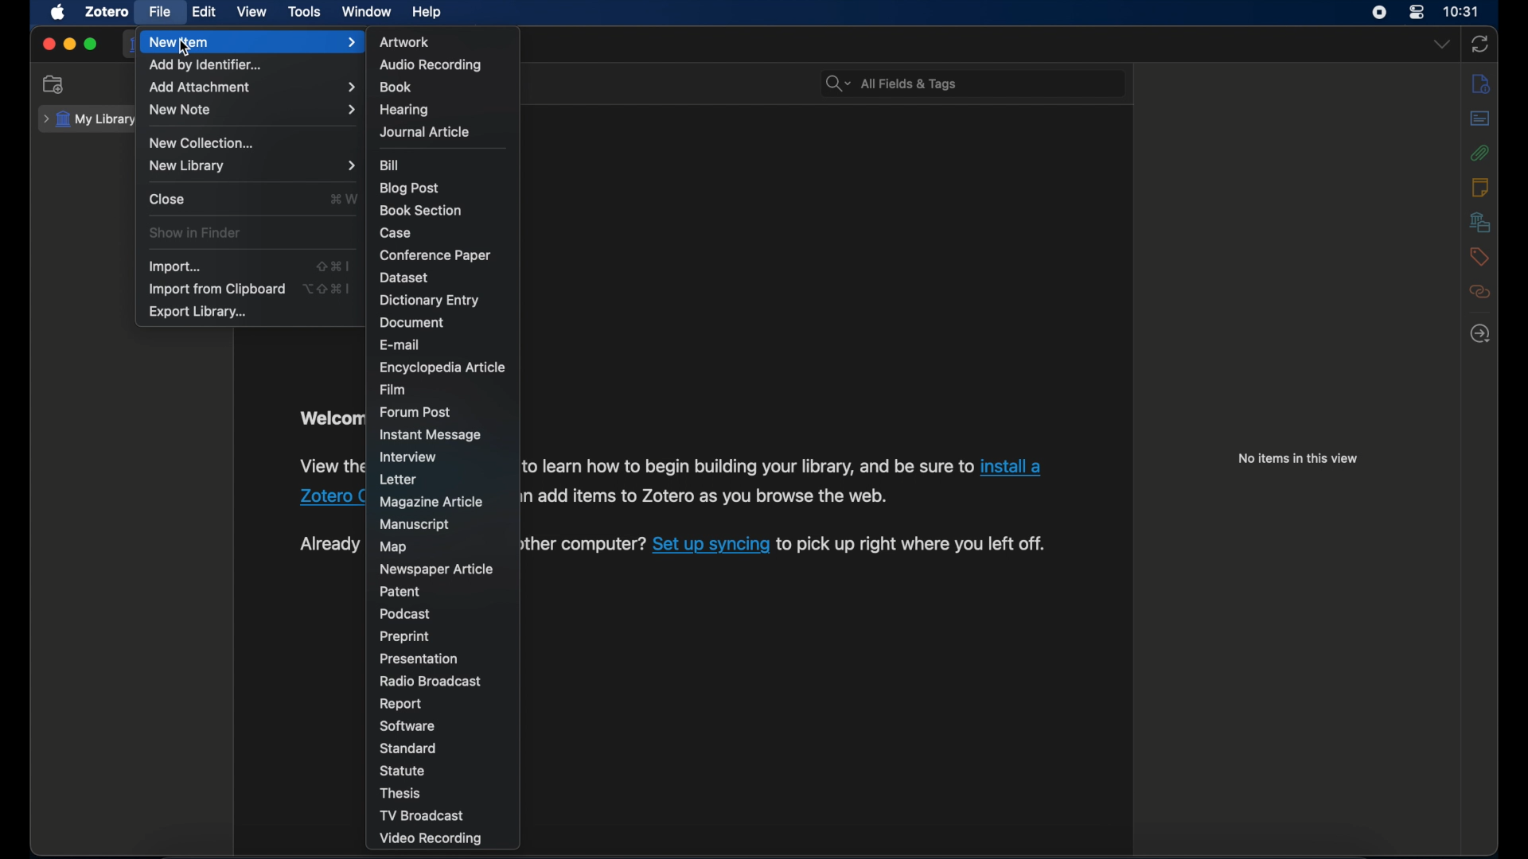 The image size is (1528, 859). What do you see at coordinates (424, 816) in the screenshot?
I see `tv broadcast` at bounding box center [424, 816].